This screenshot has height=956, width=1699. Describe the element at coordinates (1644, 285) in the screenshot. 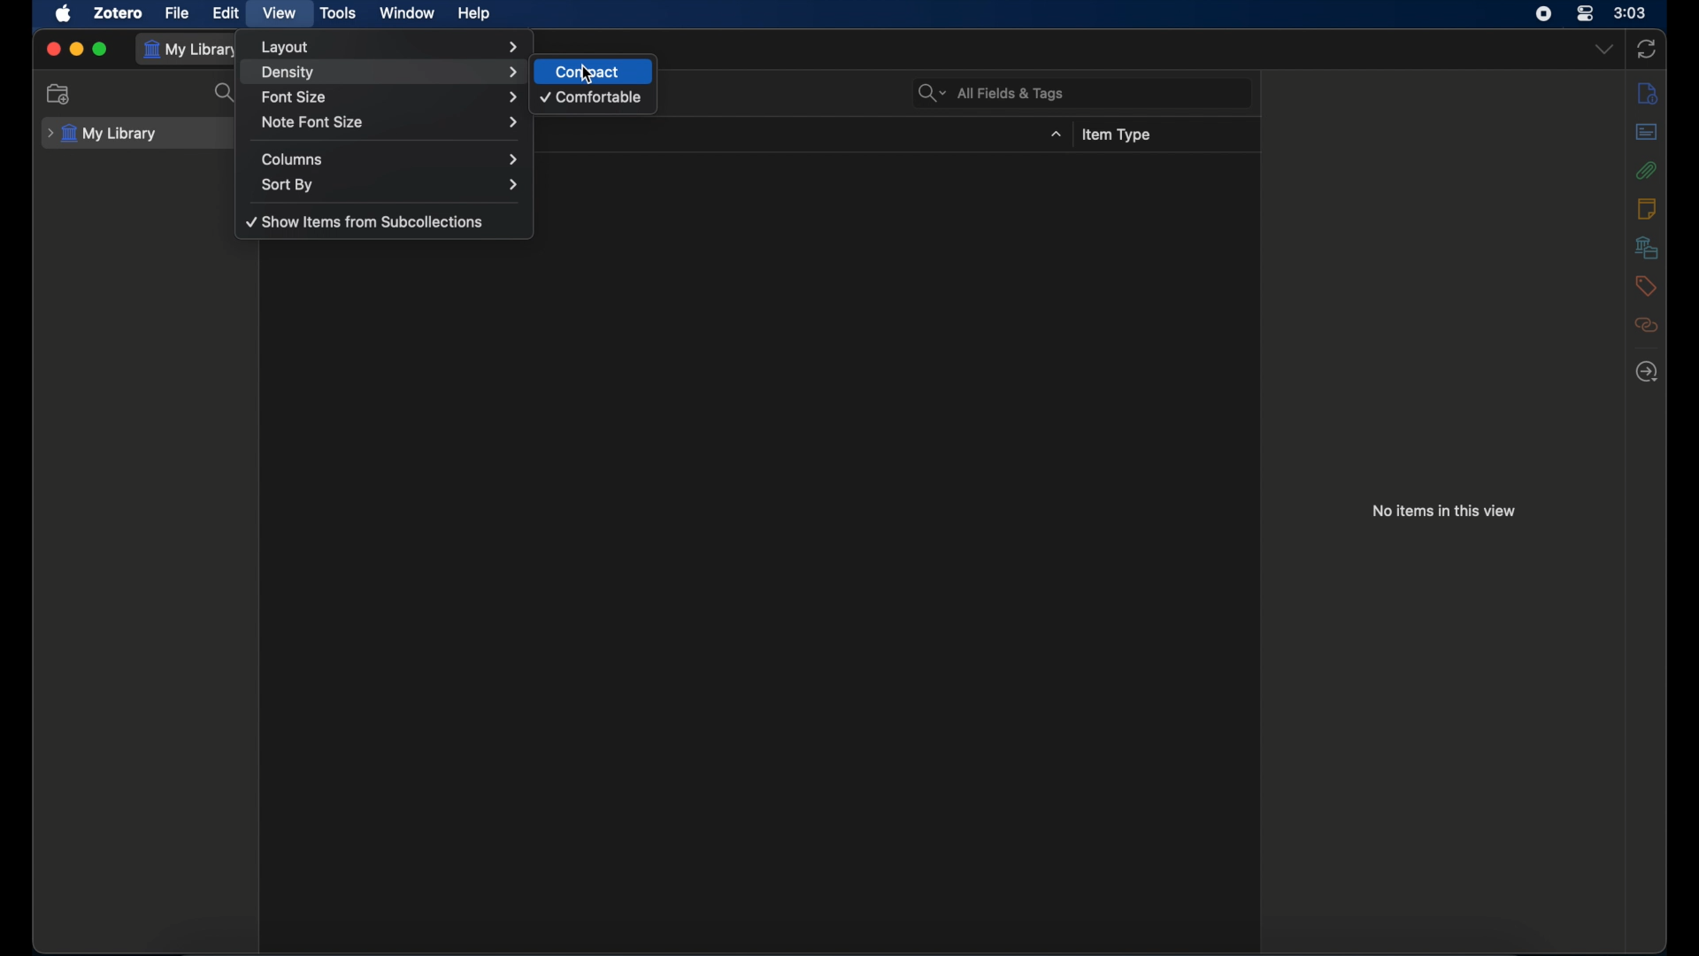

I see `tags` at that location.